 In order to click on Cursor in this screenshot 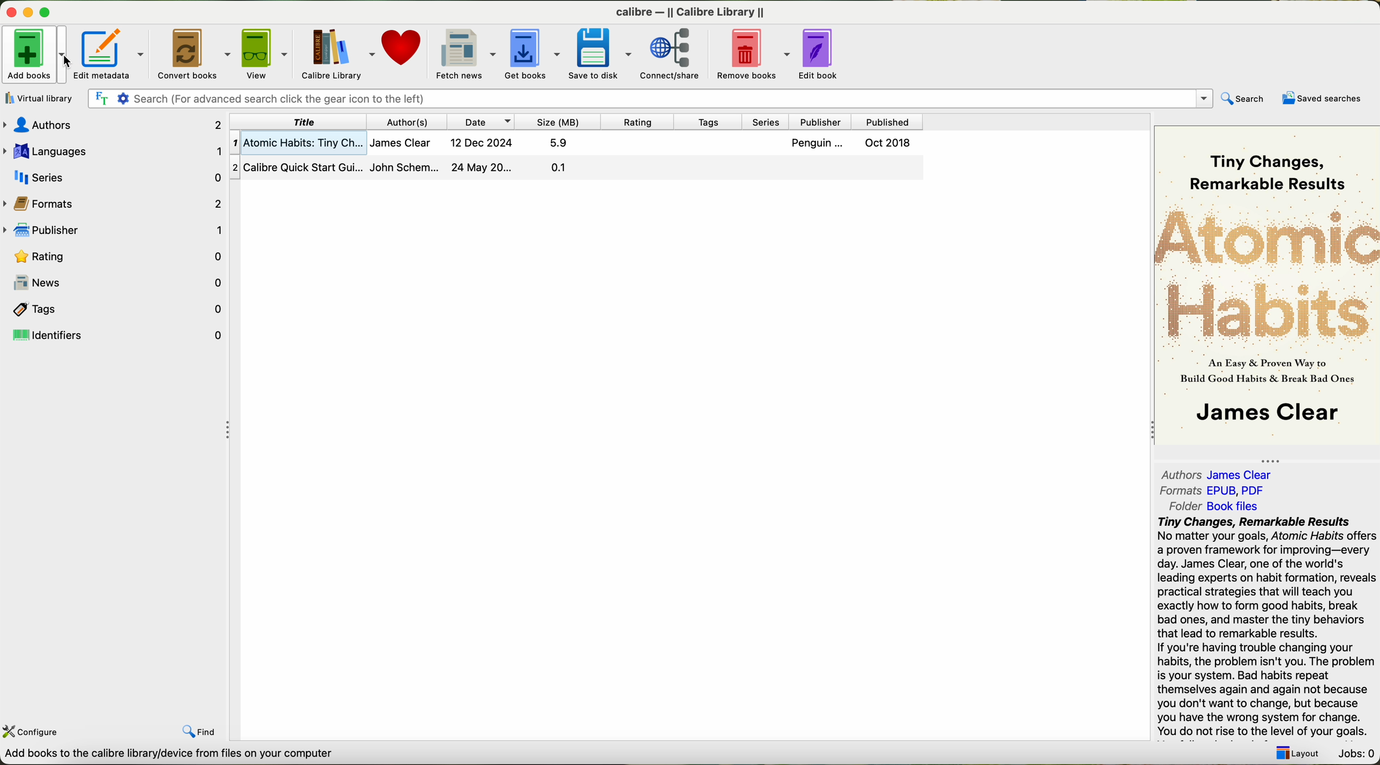, I will do `click(68, 60)`.